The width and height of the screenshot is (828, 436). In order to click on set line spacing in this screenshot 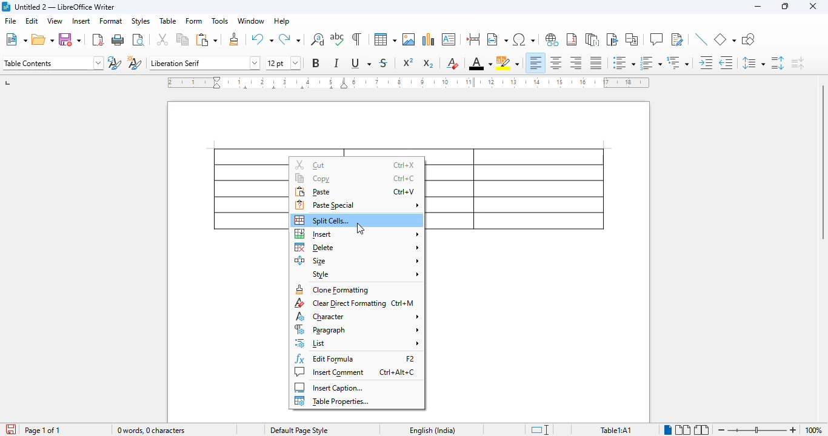, I will do `click(753, 63)`.